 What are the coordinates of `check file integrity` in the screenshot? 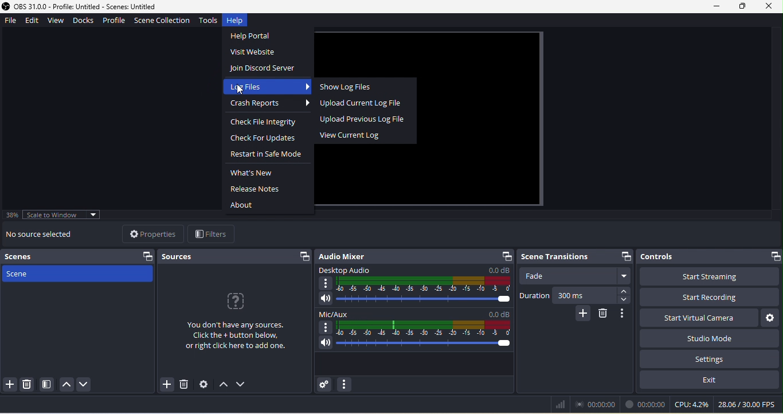 It's located at (270, 123).